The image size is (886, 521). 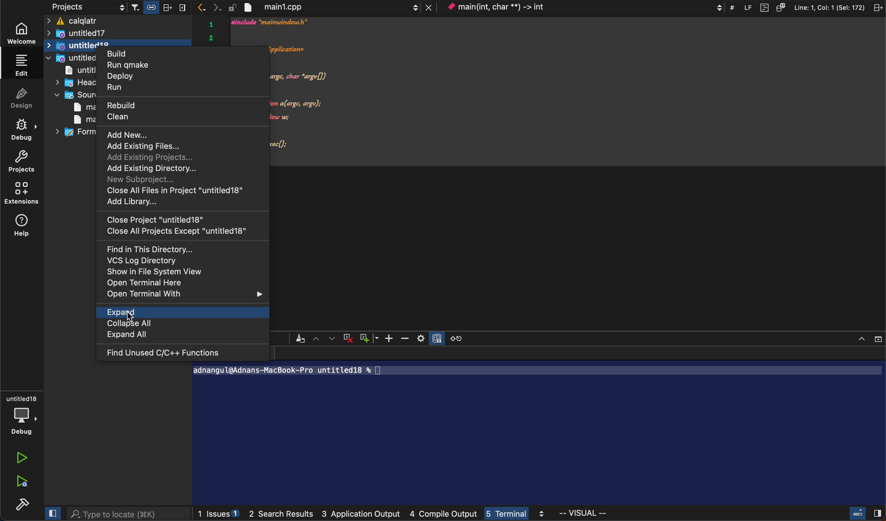 I want to click on add new, so click(x=131, y=135).